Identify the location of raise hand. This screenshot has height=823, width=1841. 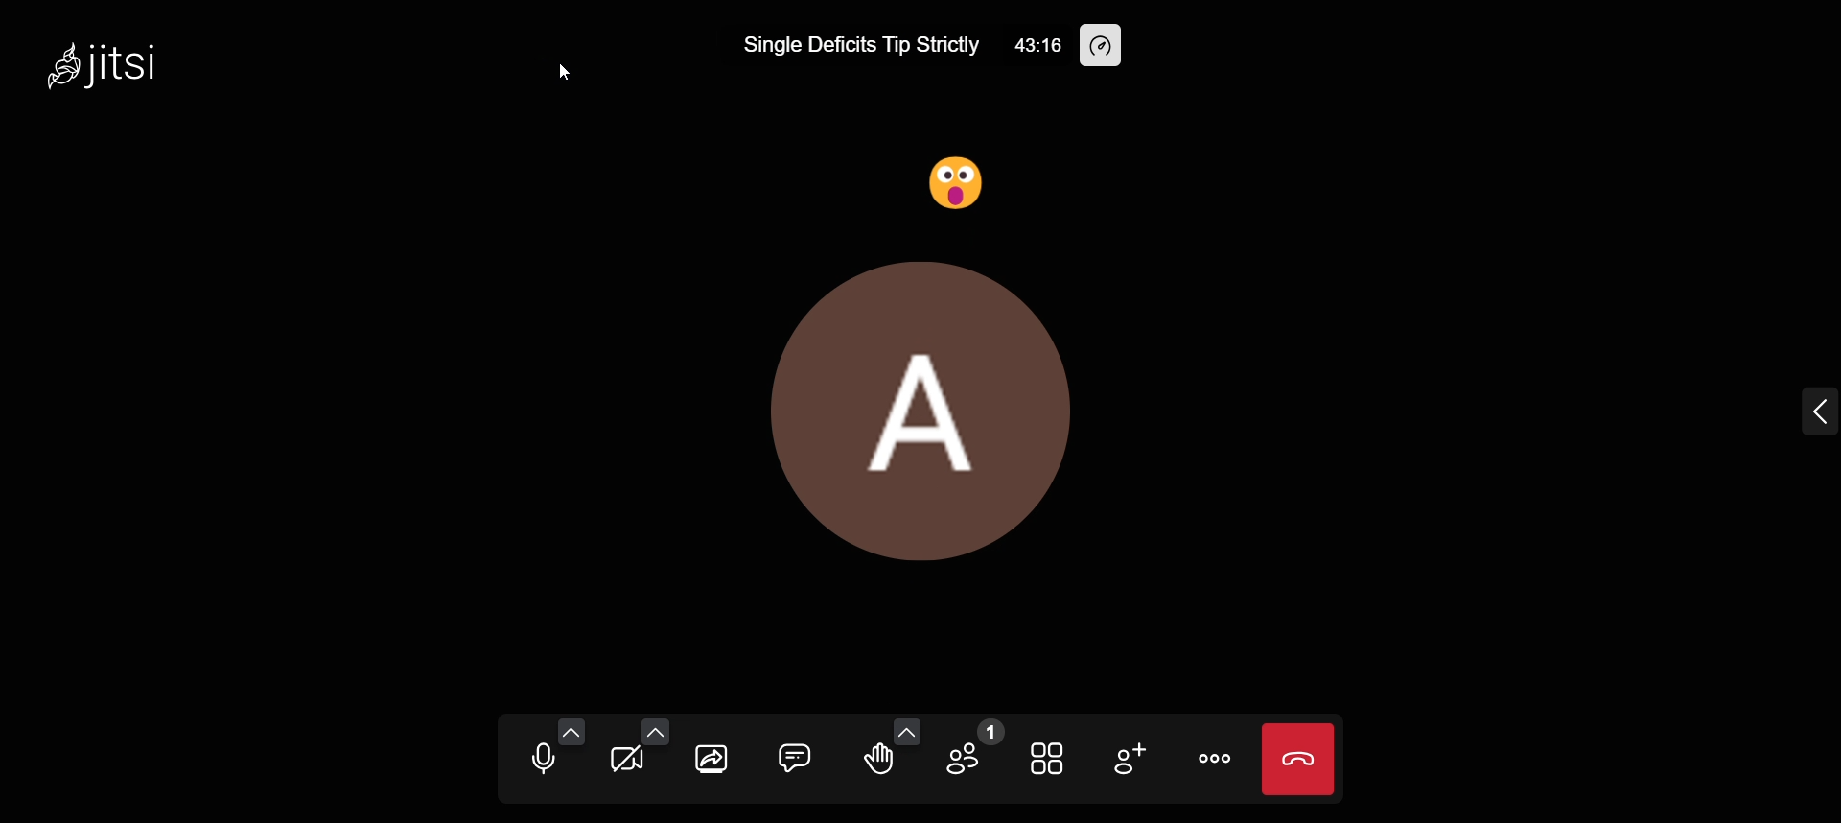
(874, 762).